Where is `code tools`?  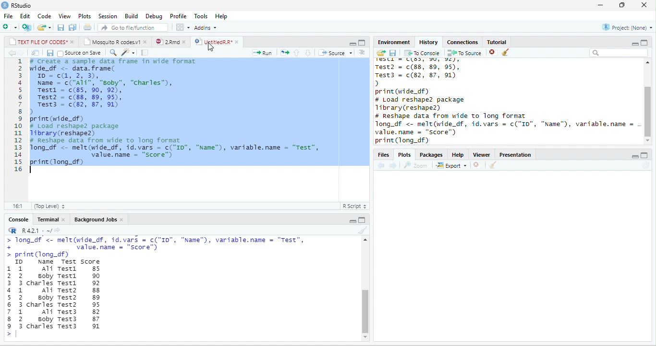 code tools is located at coordinates (128, 52).